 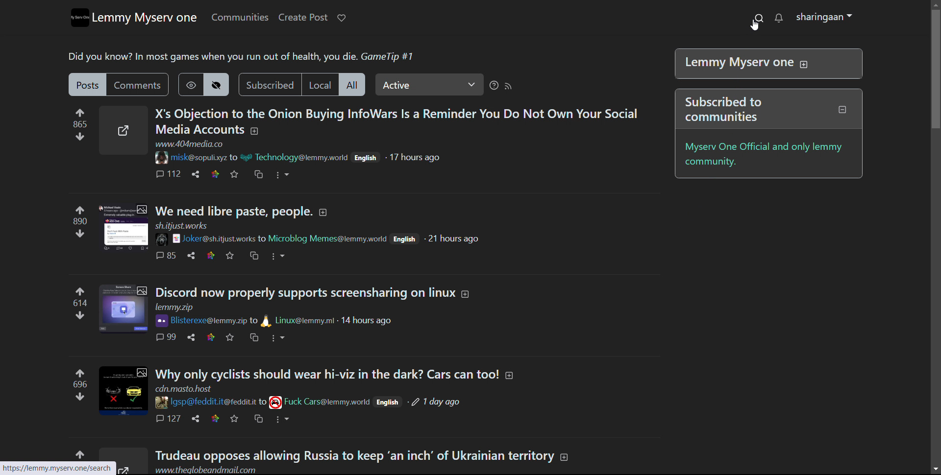 What do you see at coordinates (218, 84) in the screenshot?
I see `hide posts` at bounding box center [218, 84].